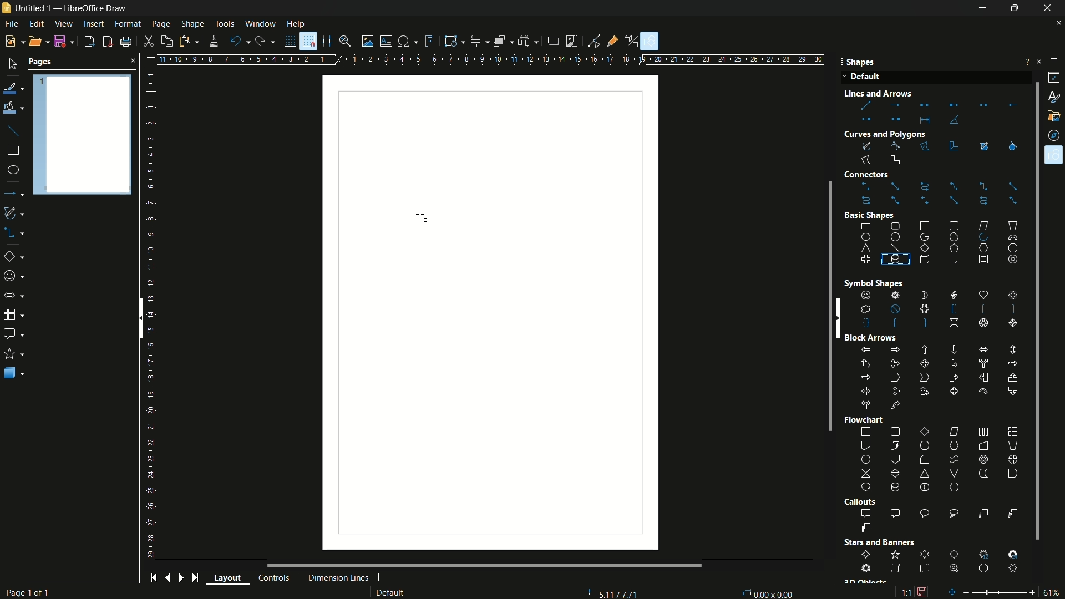 Image resolution: width=1065 pixels, height=599 pixels. I want to click on fill color, so click(13, 108).